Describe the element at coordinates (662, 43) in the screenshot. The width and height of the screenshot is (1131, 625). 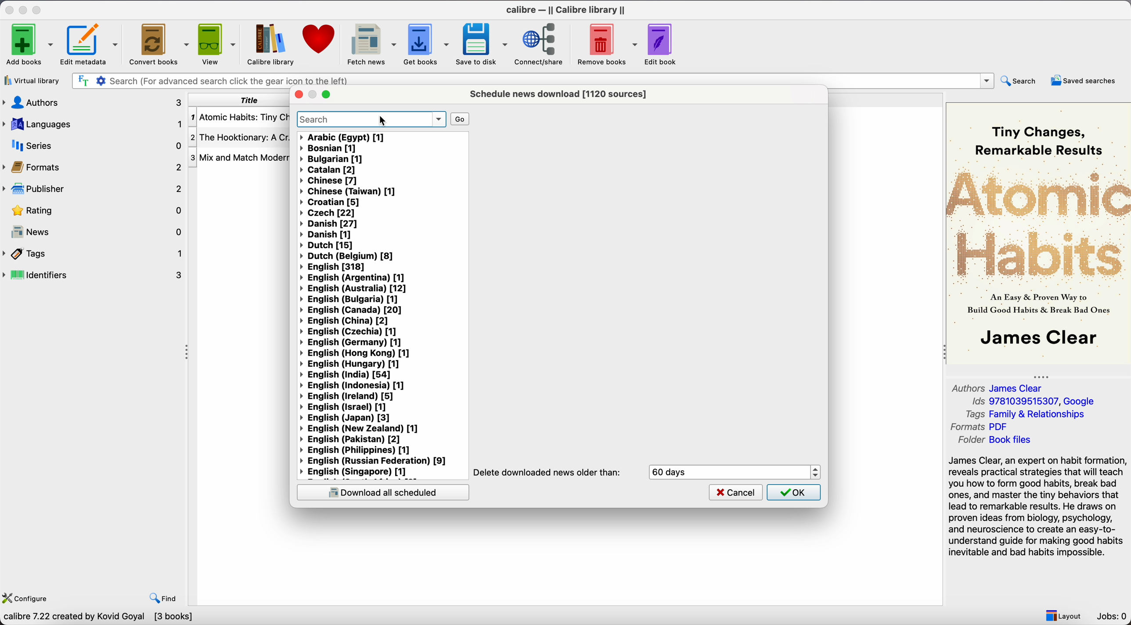
I see `edit book` at that location.